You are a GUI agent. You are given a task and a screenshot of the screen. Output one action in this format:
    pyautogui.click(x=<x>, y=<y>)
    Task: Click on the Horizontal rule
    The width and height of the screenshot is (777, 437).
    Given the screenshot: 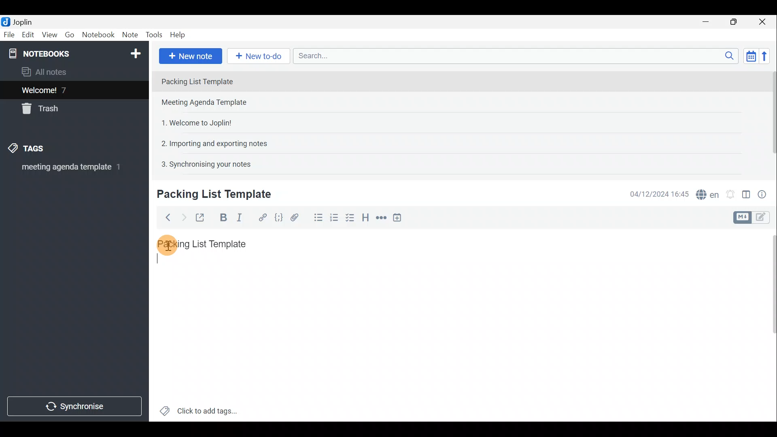 What is the action you would take?
    pyautogui.click(x=380, y=218)
    